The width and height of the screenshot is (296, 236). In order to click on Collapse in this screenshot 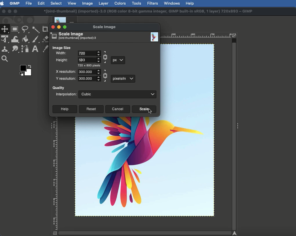, I will do `click(238, 127)`.